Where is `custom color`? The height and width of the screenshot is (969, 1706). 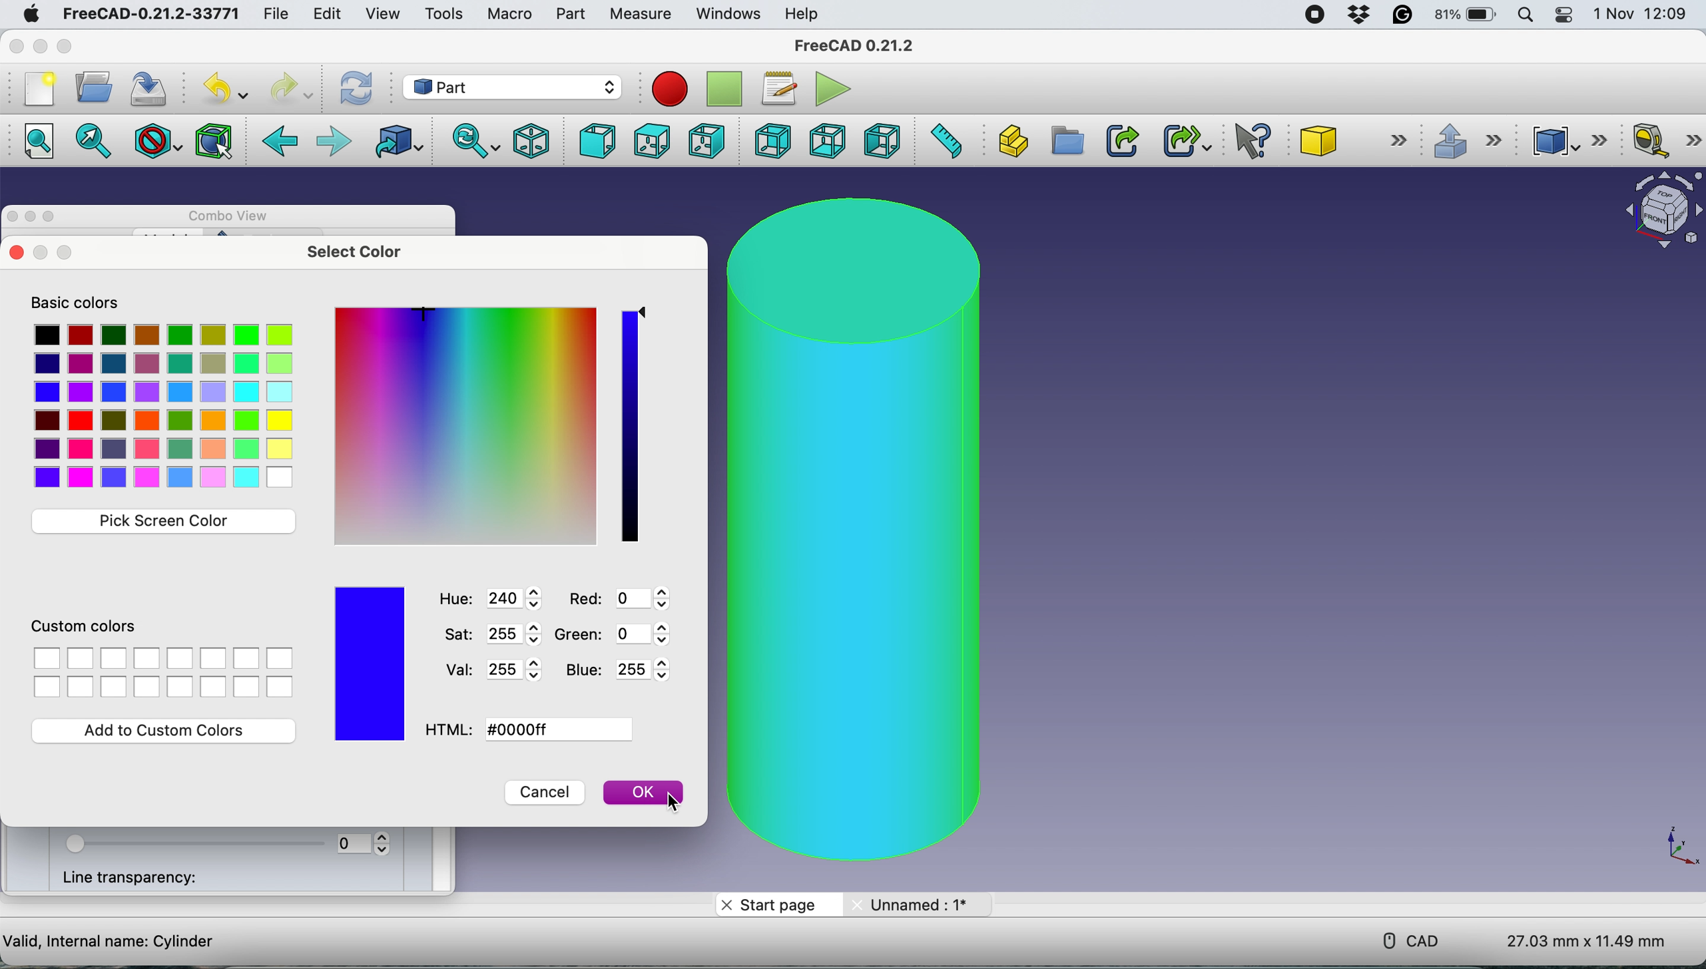
custom color is located at coordinates (158, 659).